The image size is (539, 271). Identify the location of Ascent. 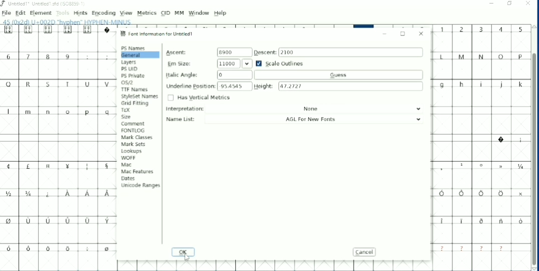
(207, 52).